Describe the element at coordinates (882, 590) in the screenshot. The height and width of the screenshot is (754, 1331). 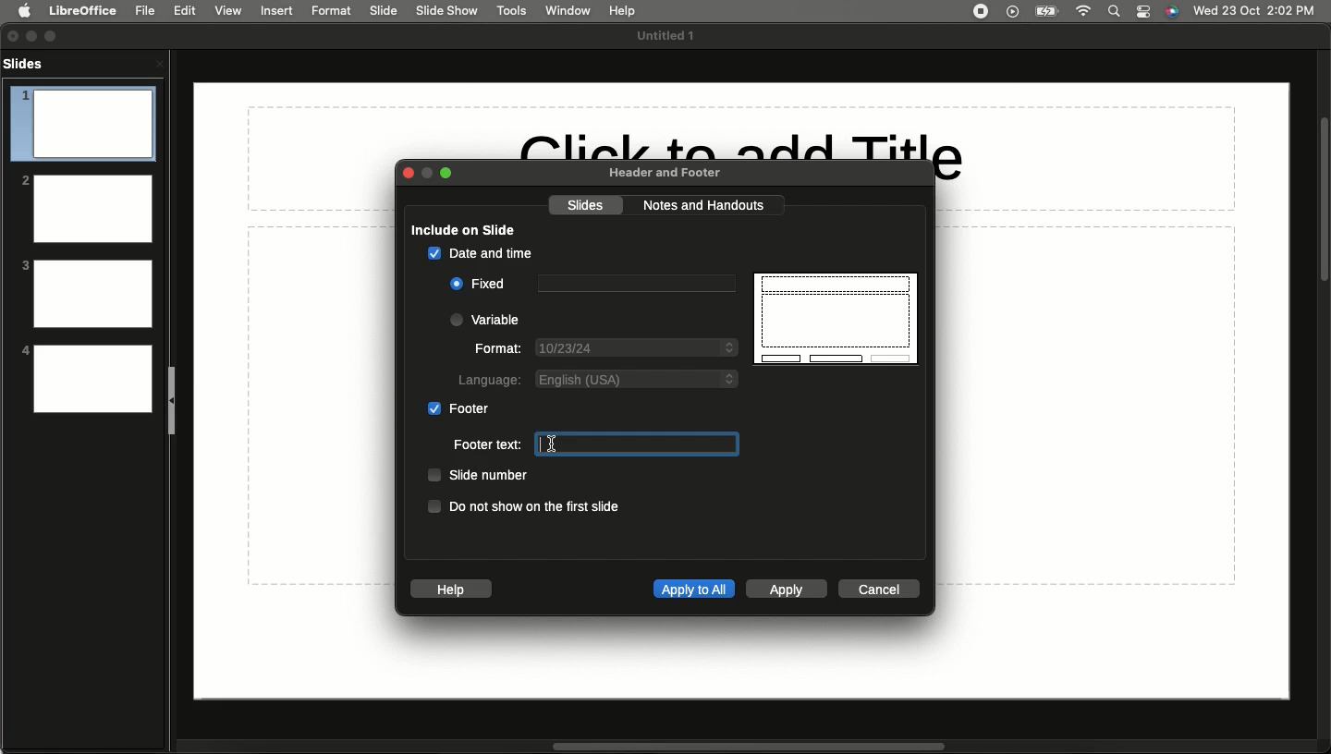
I see `Cancel` at that location.